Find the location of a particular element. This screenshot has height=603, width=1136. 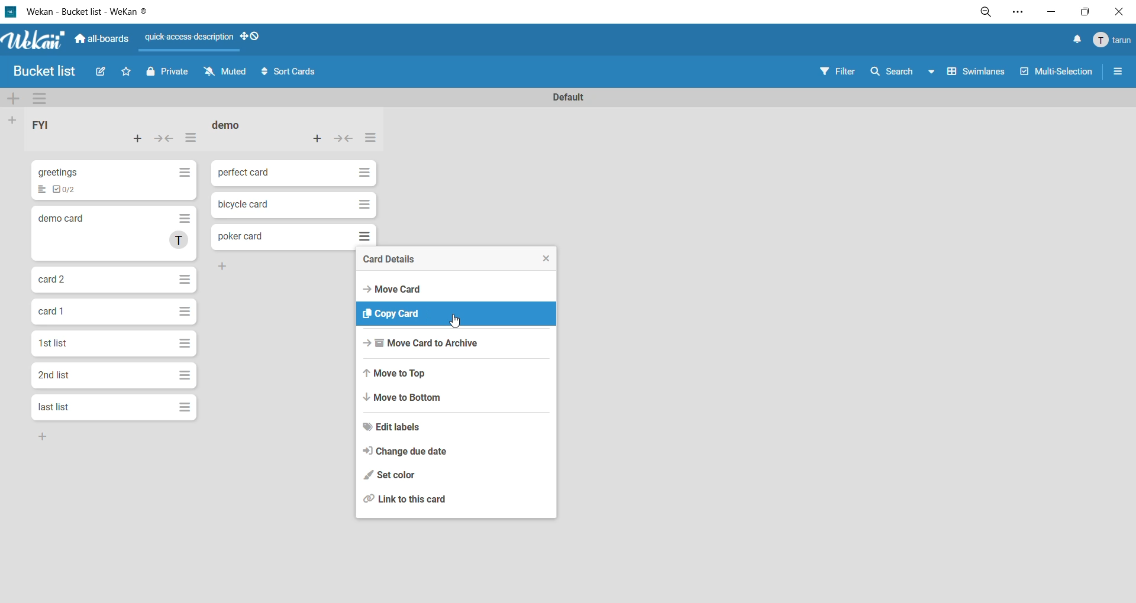

Hamburger is located at coordinates (182, 221).